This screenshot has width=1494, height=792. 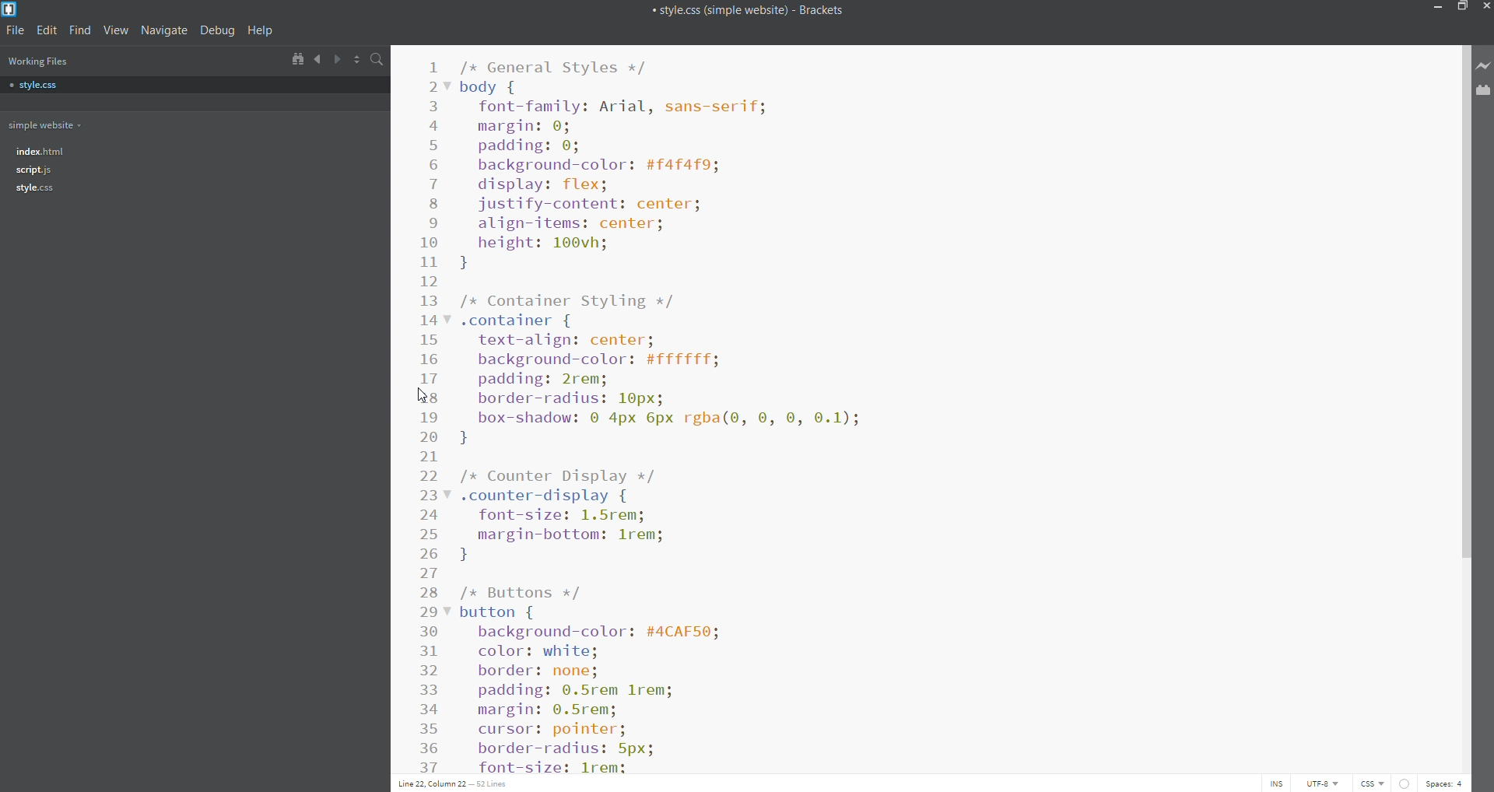 I want to click on close, so click(x=1485, y=8).